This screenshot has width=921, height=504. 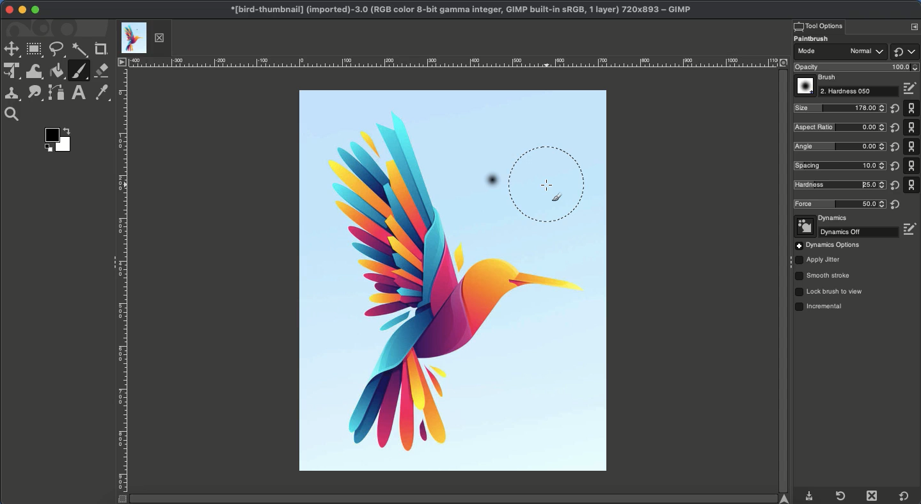 What do you see at coordinates (860, 91) in the screenshot?
I see `Hardness` at bounding box center [860, 91].